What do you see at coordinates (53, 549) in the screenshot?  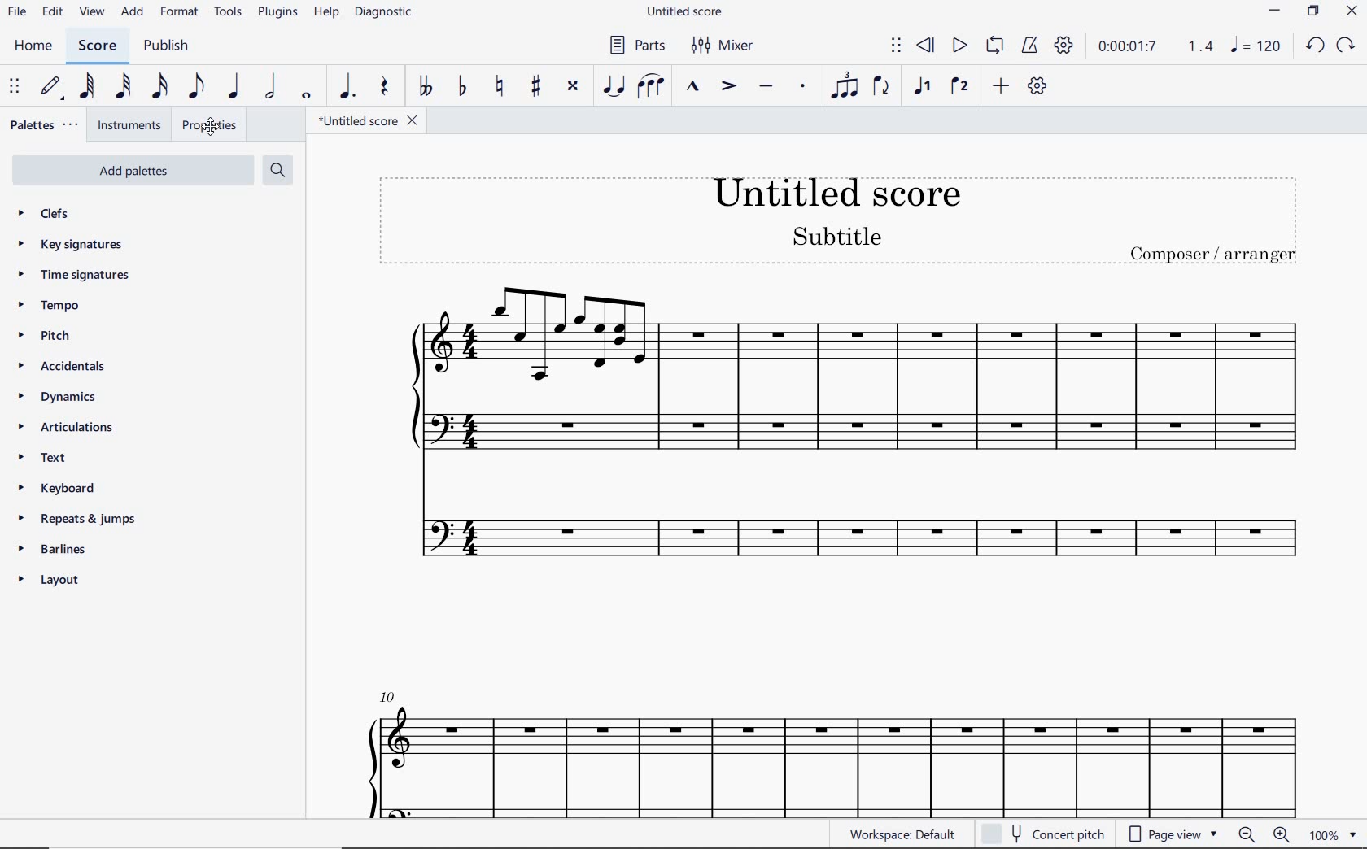 I see `barlines` at bounding box center [53, 549].